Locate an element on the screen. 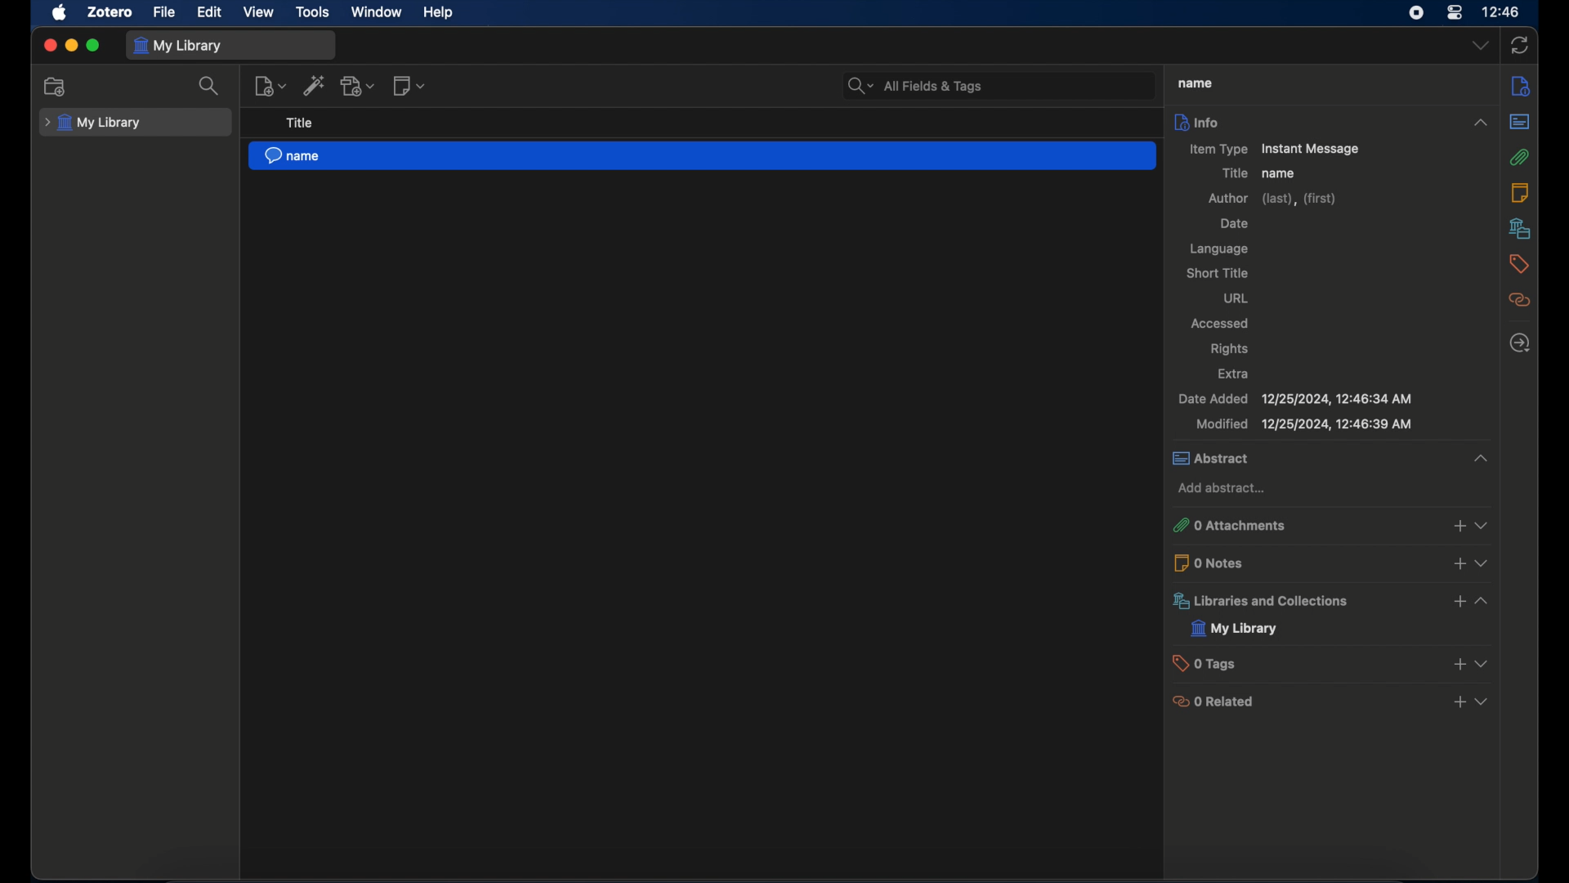 The image size is (1569, 883). libraries and collections is located at coordinates (1519, 228).